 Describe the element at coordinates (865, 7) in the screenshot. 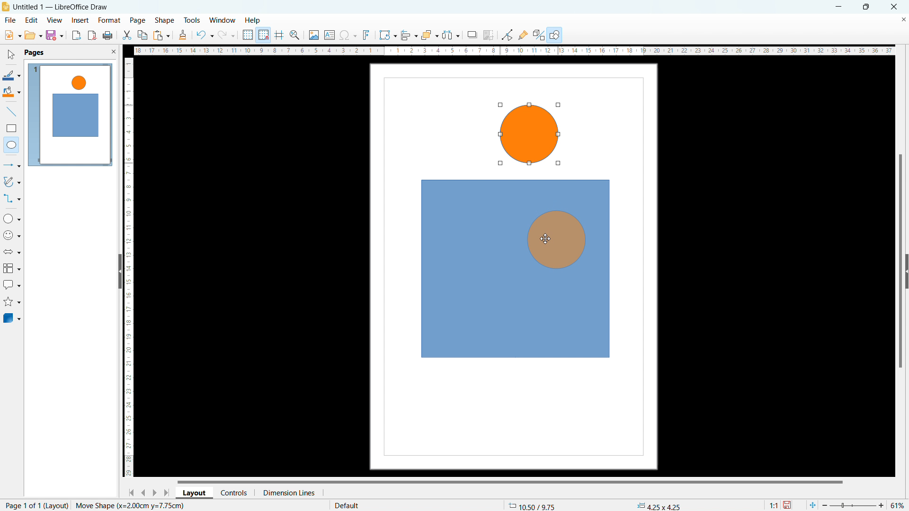

I see `maximize` at that location.